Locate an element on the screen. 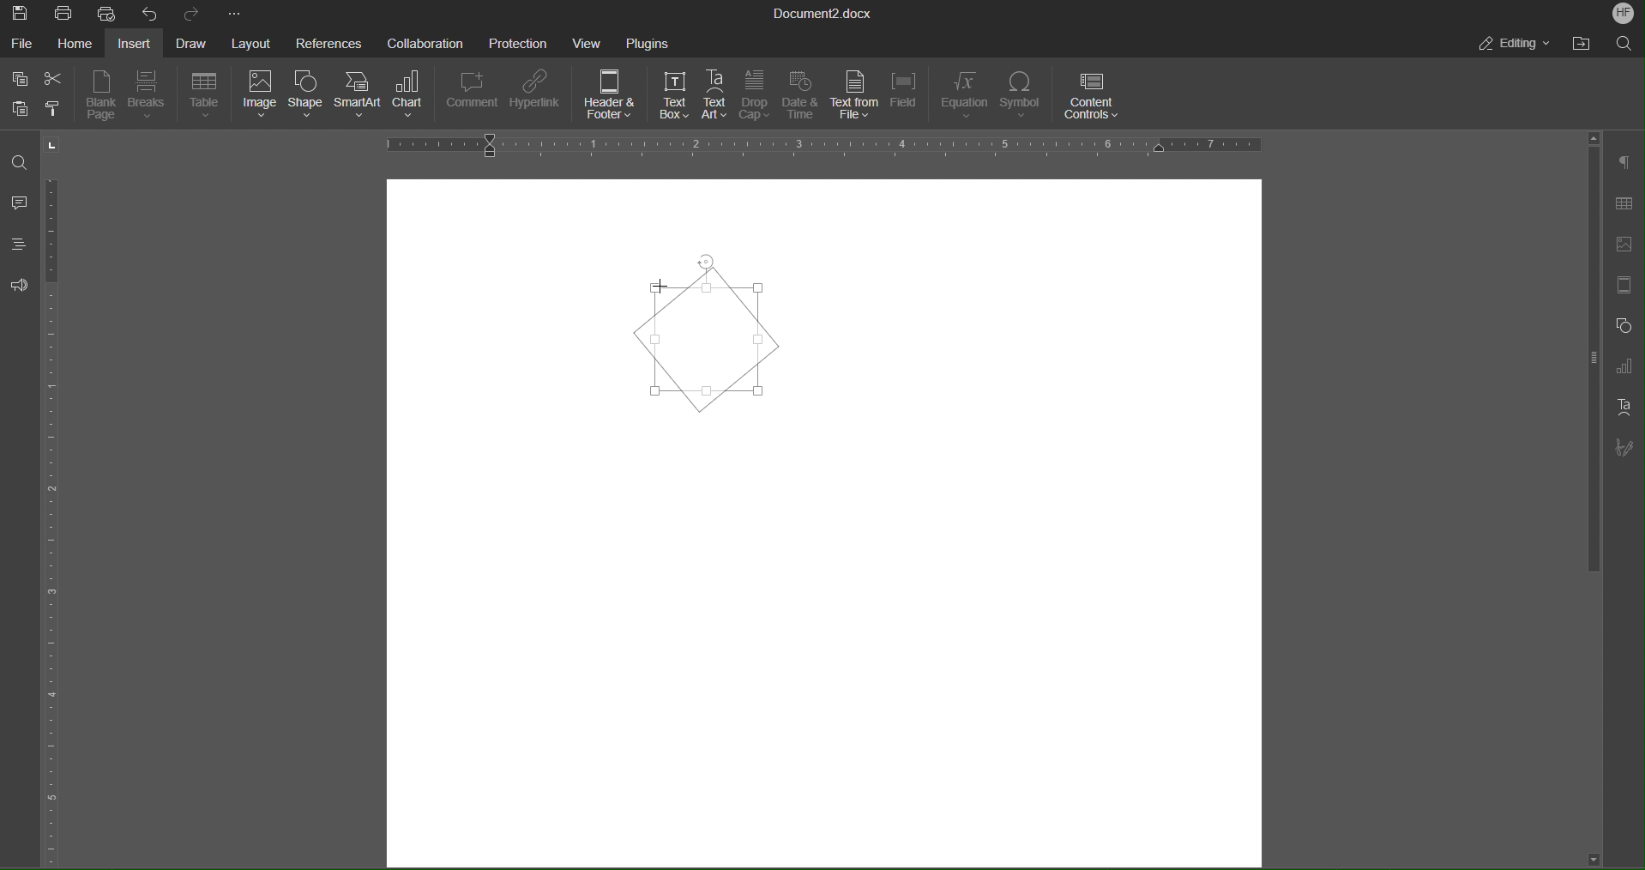 This screenshot has height=870, width=1645. Date & Time is located at coordinates (800, 96).